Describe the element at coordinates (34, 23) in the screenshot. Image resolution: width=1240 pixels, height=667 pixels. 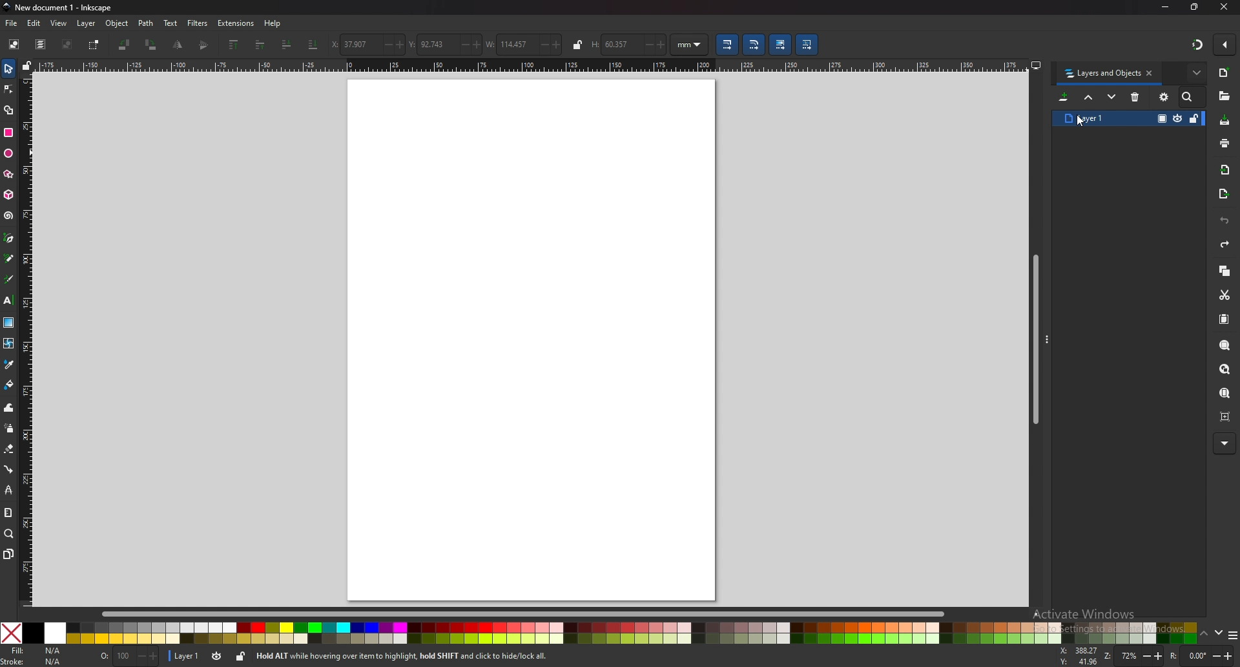
I see `edit` at that location.